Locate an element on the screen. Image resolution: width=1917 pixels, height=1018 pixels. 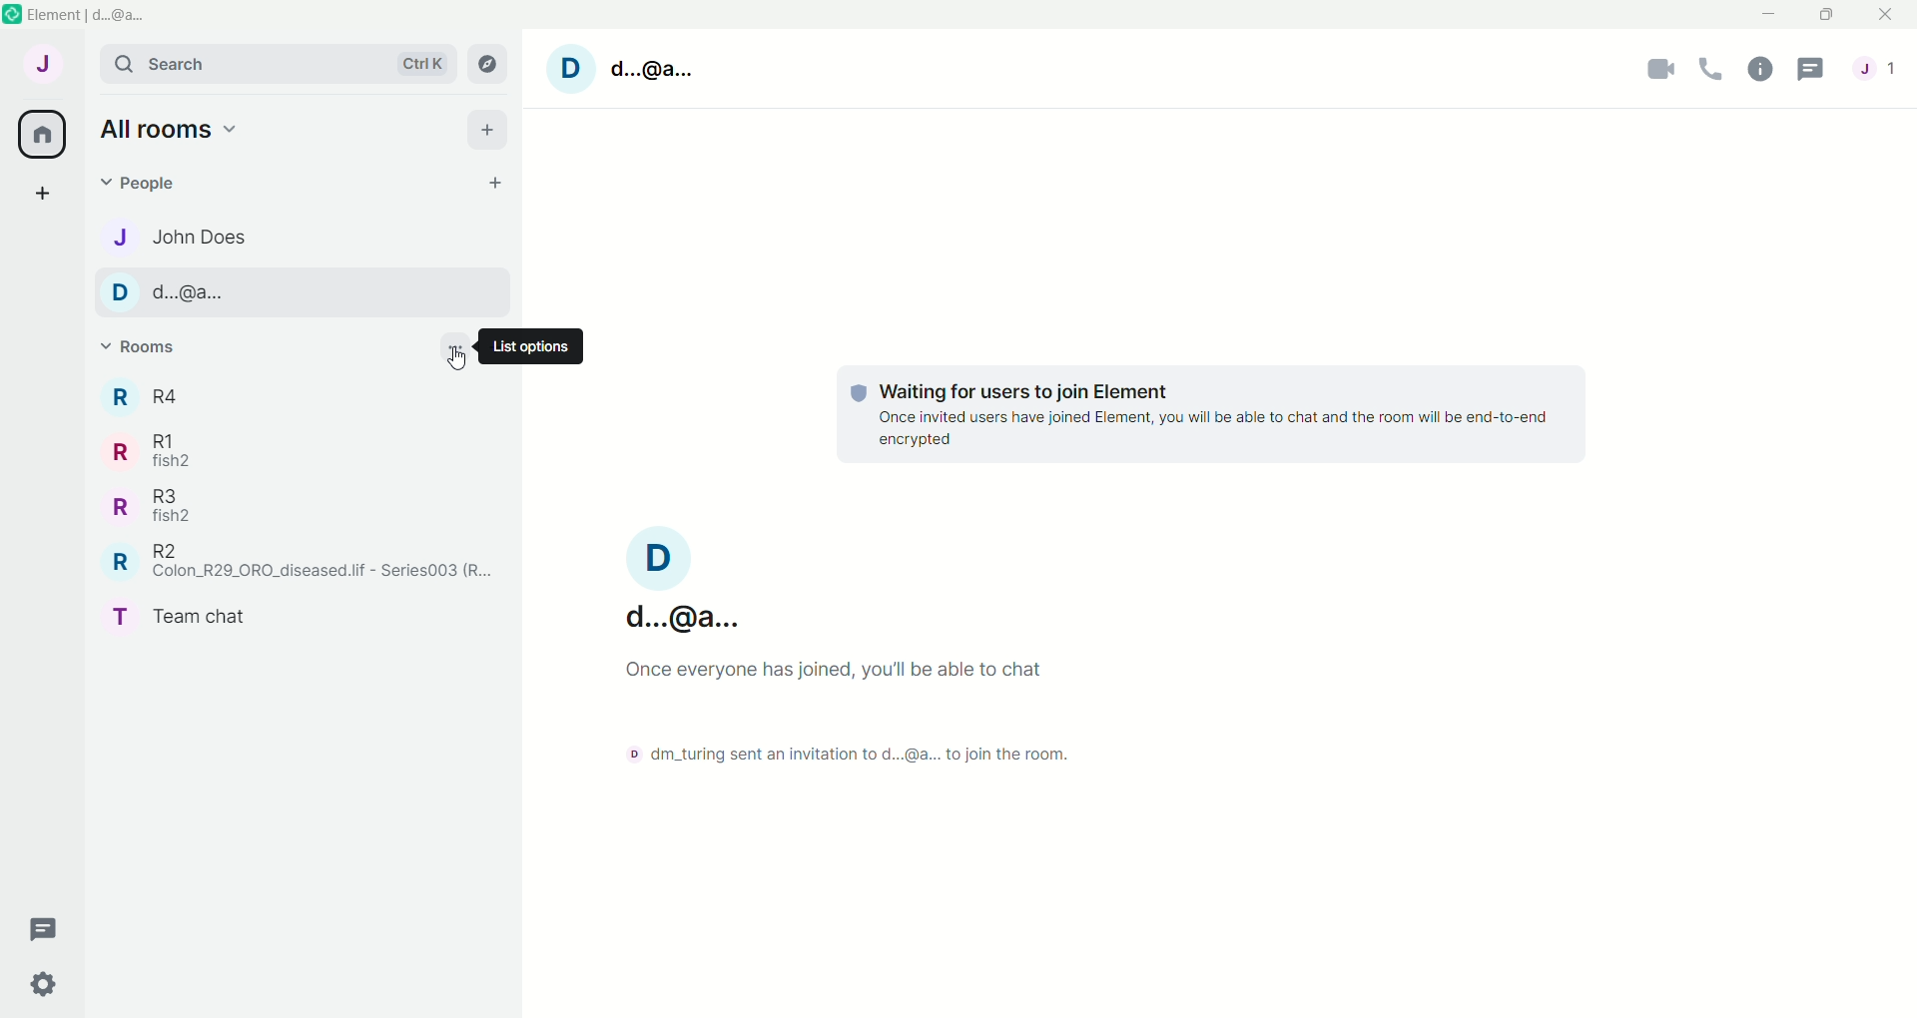
Rooms is located at coordinates (151, 349).